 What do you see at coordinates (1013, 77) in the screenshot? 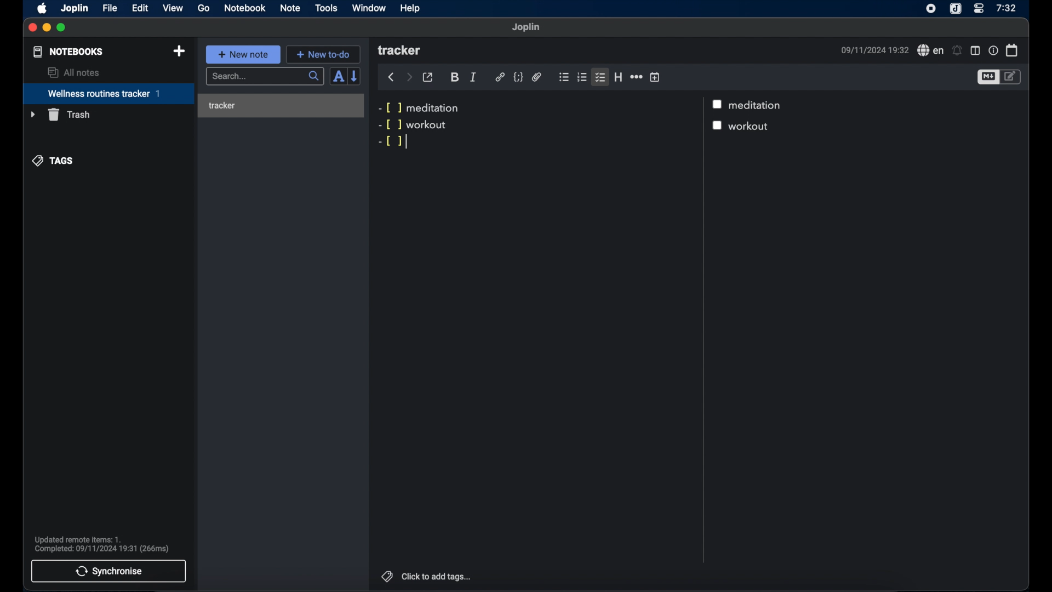
I see `toggle editor` at bounding box center [1013, 77].